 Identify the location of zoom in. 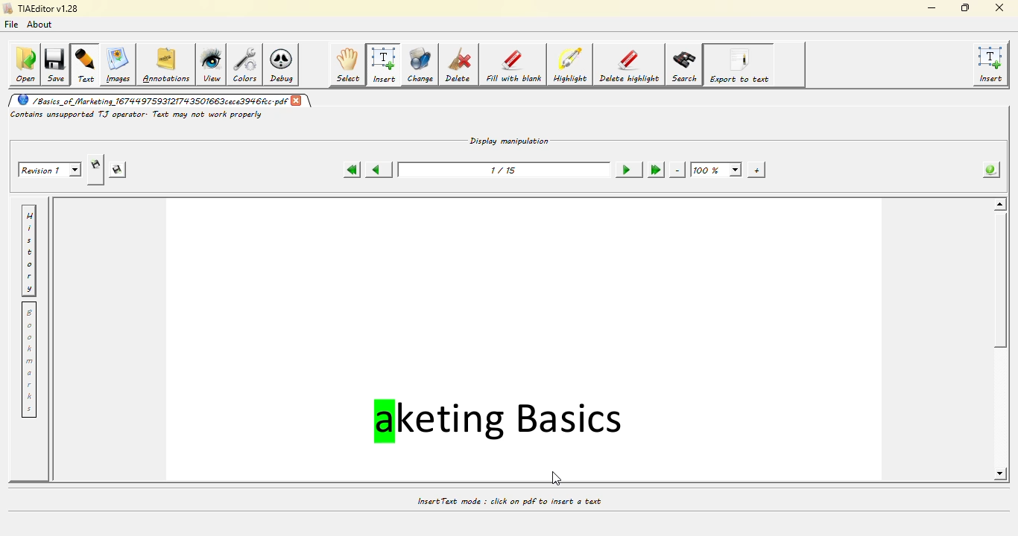
(754, 169).